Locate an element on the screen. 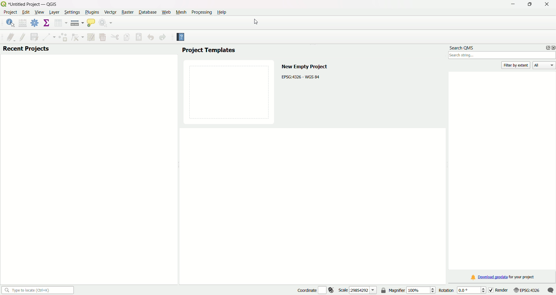 Image resolution: width=556 pixels, height=295 pixels. Minimize is located at coordinates (512, 5).